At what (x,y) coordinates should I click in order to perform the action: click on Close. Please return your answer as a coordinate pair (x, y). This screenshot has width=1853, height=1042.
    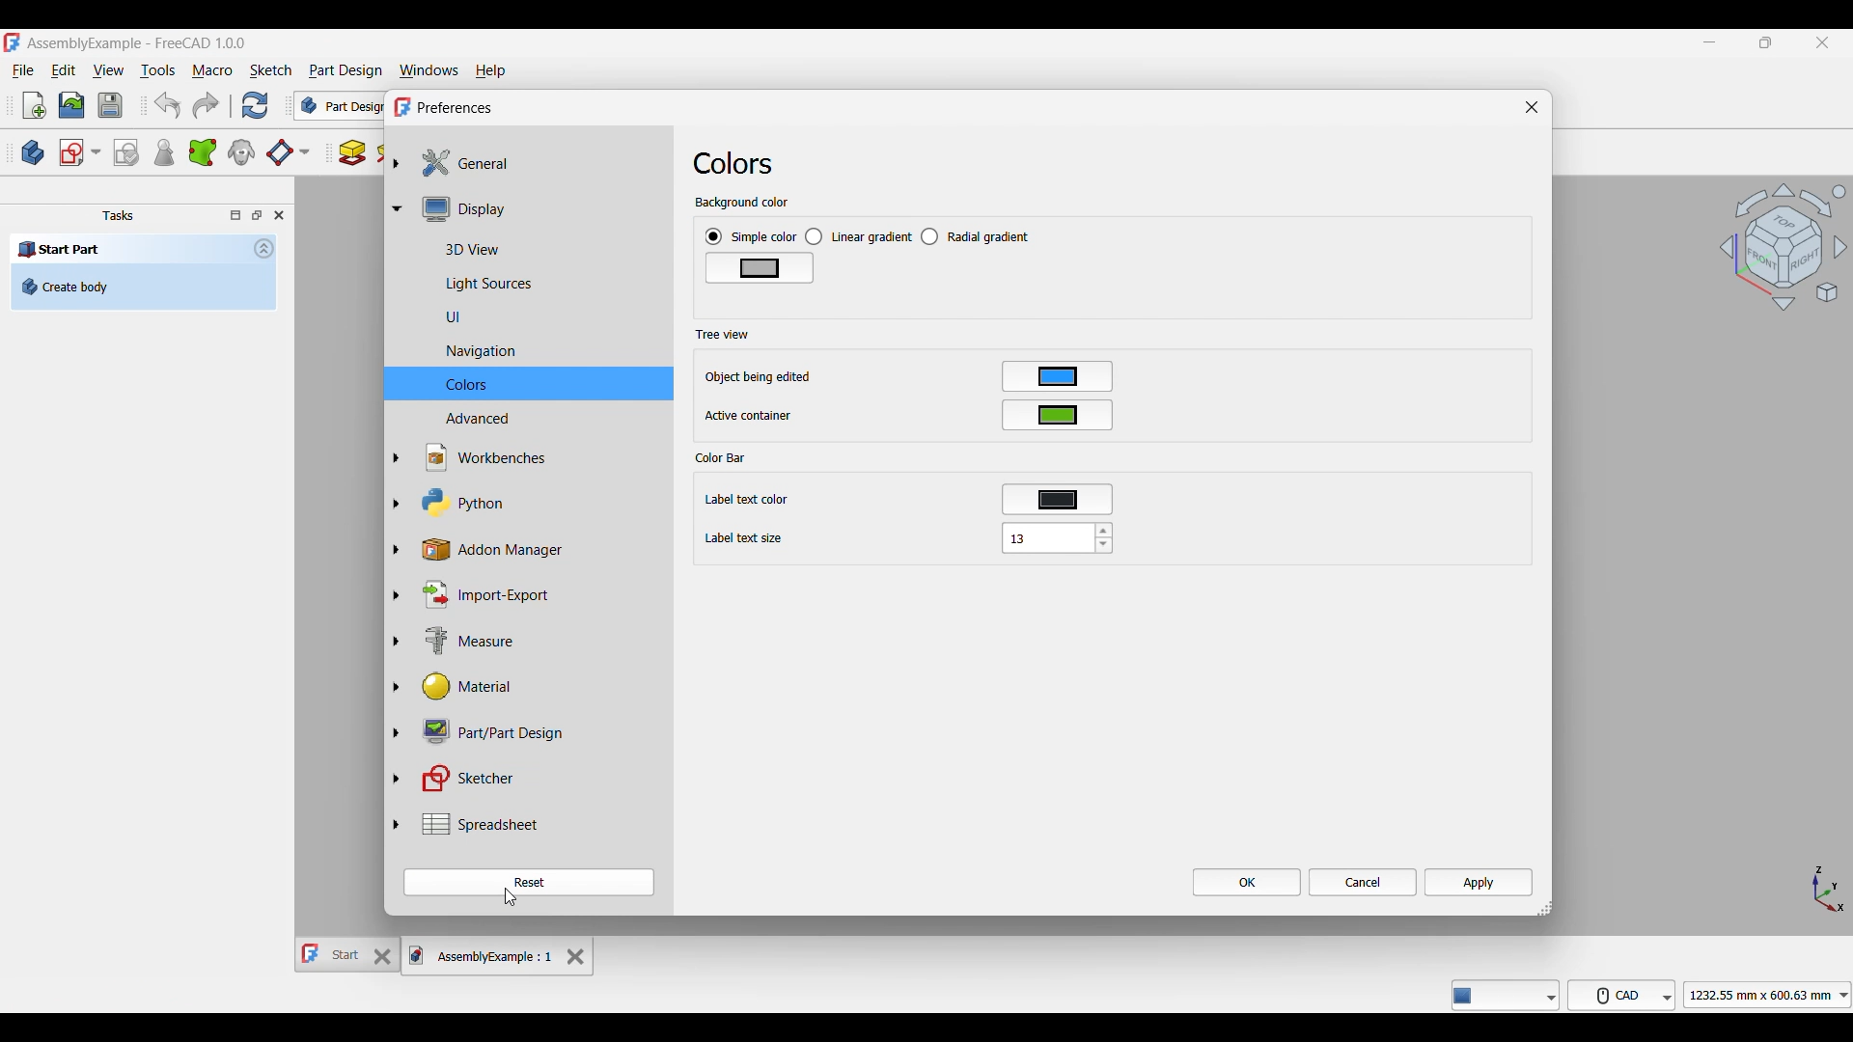
    Looking at the image, I should click on (278, 215).